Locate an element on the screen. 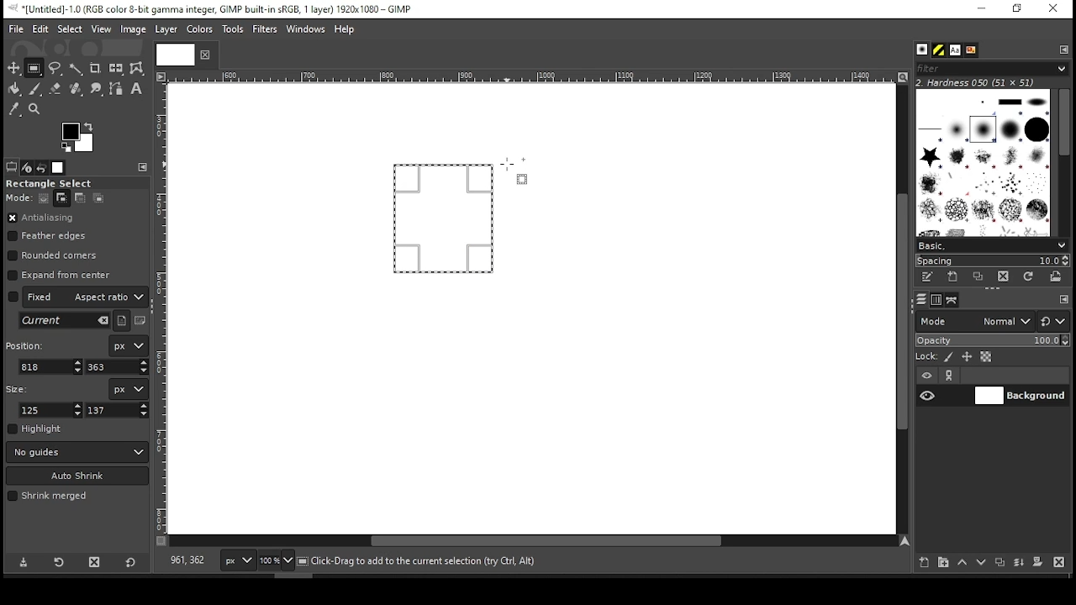 Image resolution: width=1076 pixels, height=605 pixels. rectangular selection tool is located at coordinates (36, 68).